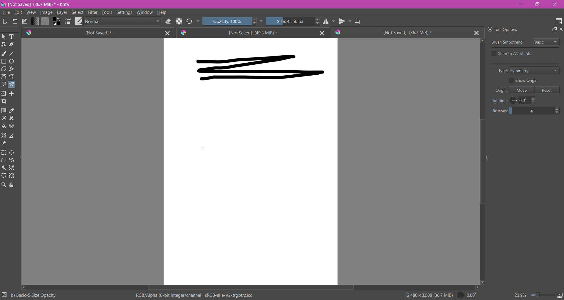 This screenshot has width=564, height=300. What do you see at coordinates (517, 54) in the screenshot?
I see `Snap to Assistants` at bounding box center [517, 54].